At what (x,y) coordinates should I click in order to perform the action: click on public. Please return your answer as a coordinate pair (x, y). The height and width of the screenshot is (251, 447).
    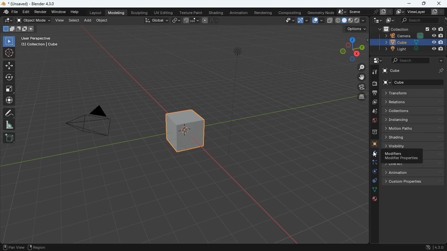
    Looking at the image, I should click on (372, 121).